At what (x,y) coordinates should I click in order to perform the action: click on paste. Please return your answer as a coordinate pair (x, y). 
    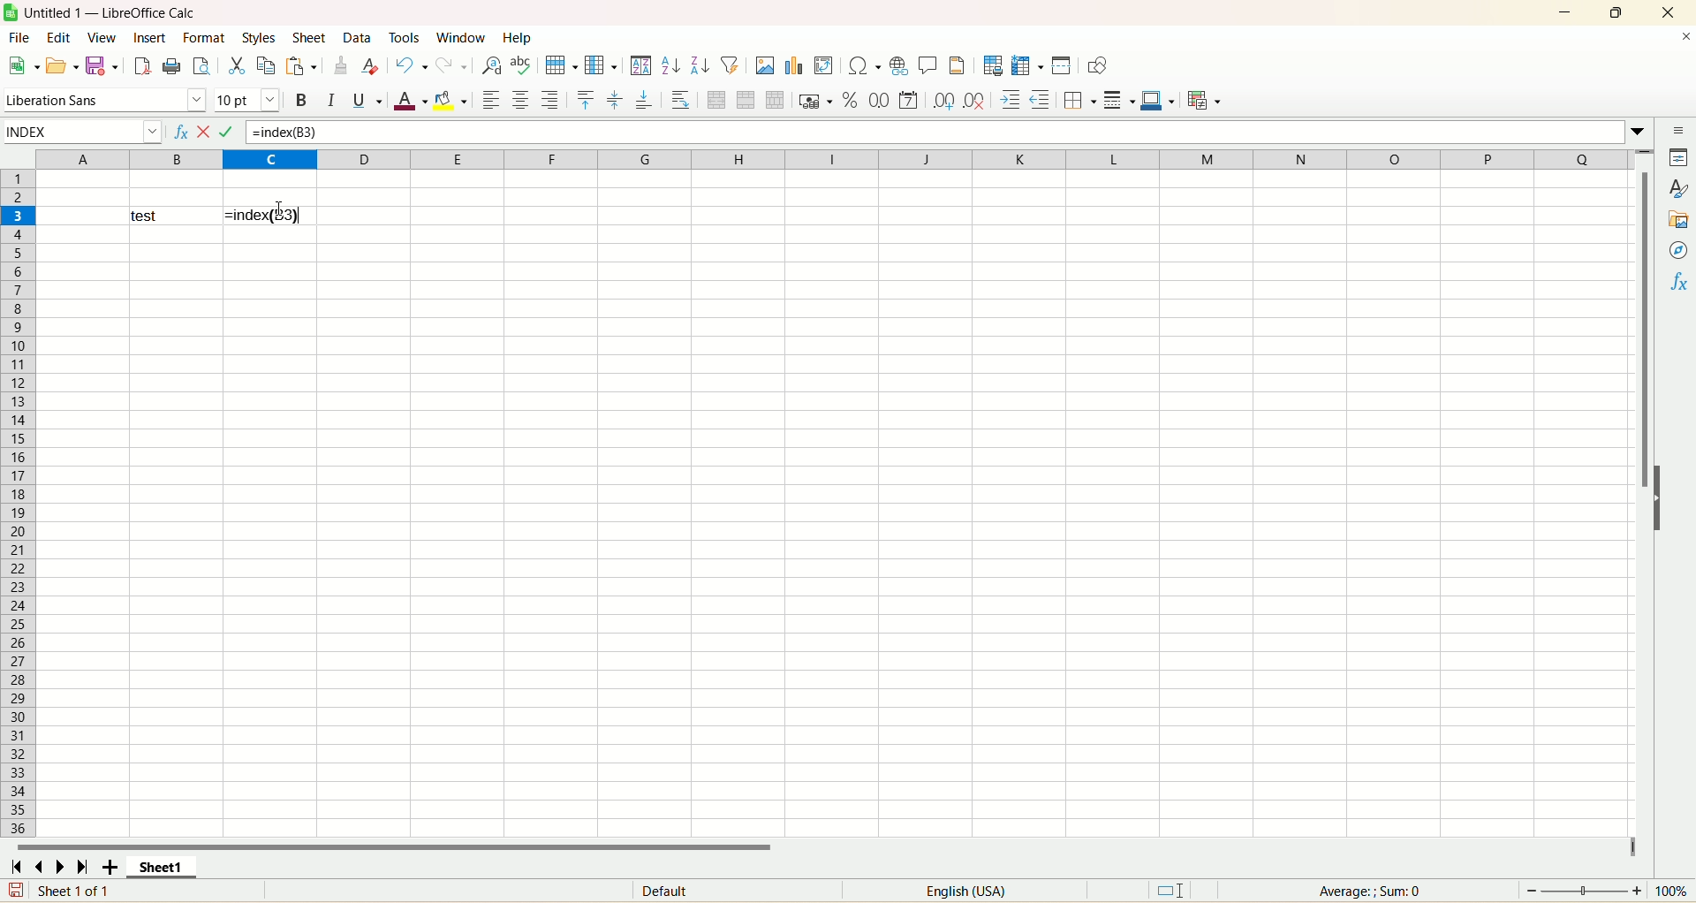
    Looking at the image, I should click on (301, 65).